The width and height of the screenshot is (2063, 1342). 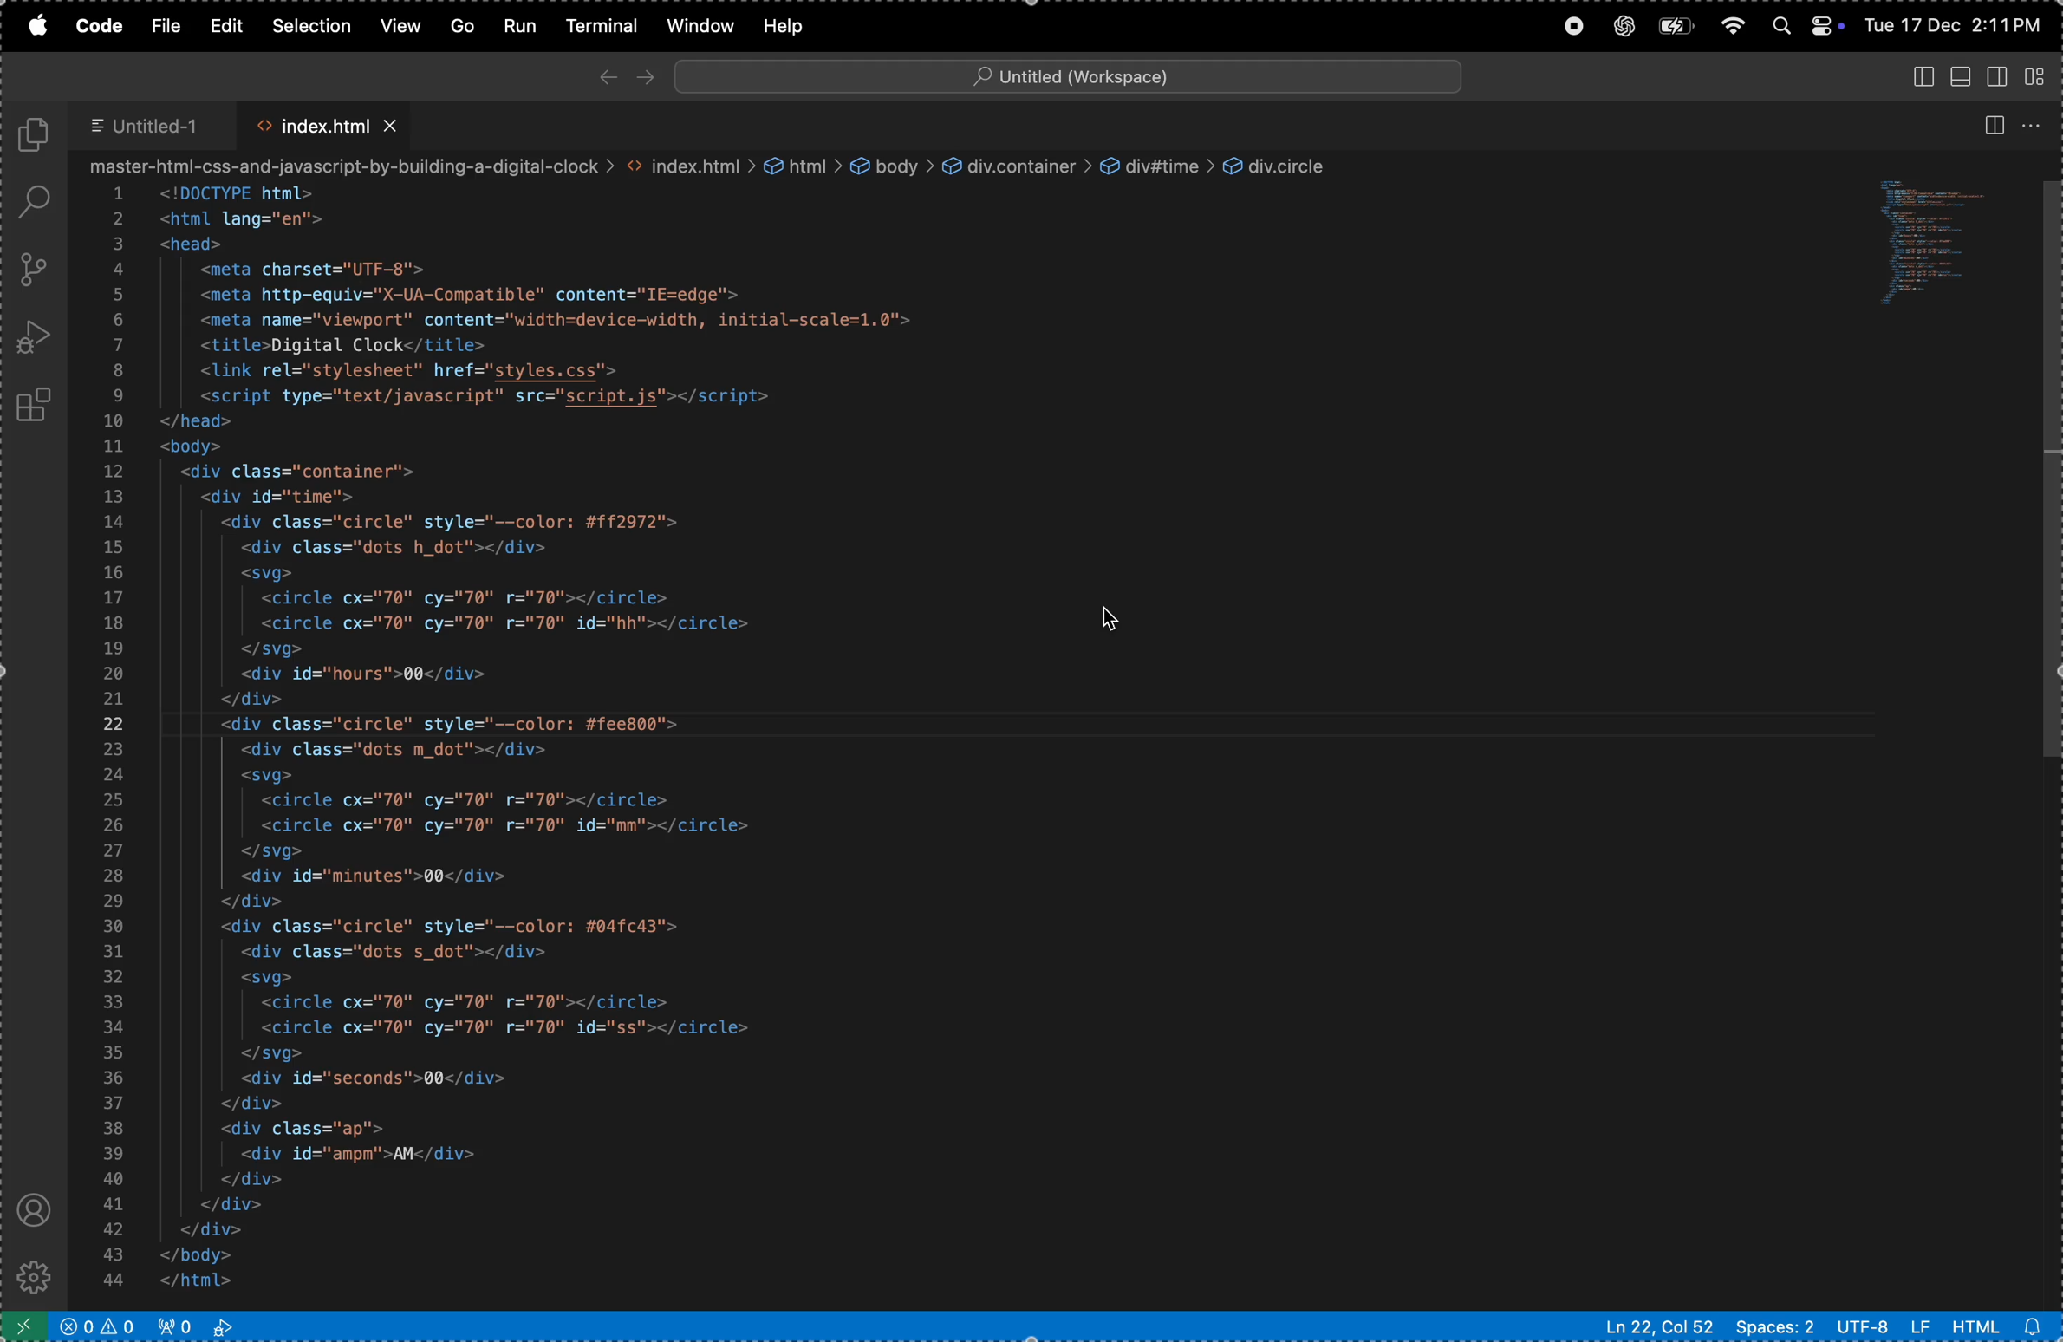 I want to click on run debug, so click(x=34, y=338).